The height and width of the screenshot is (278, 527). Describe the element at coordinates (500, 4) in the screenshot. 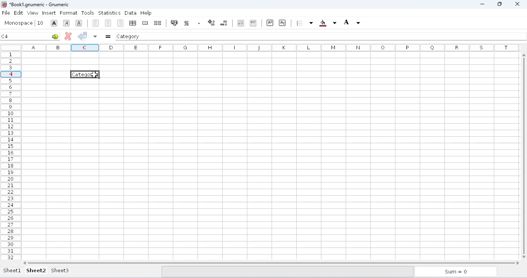

I see `maximize` at that location.